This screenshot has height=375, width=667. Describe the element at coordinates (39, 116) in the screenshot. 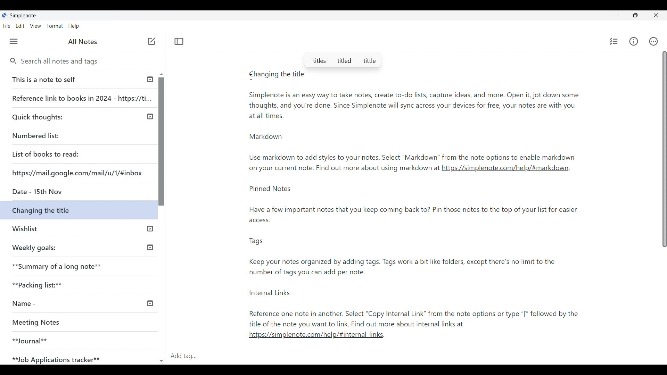

I see `Quick thoughts` at that location.